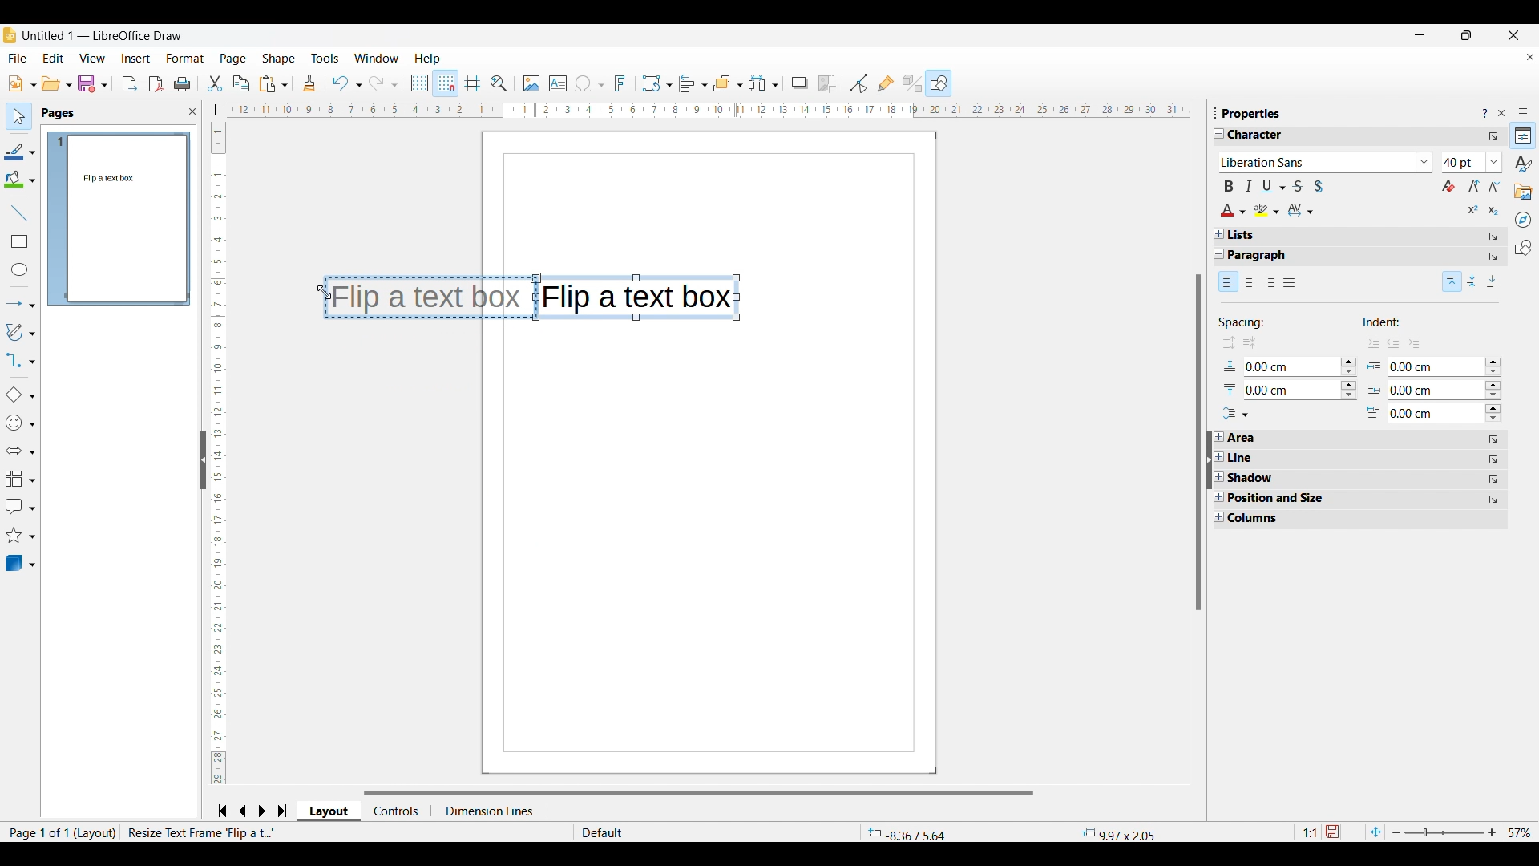  What do you see at coordinates (20, 507) in the screenshot?
I see `Callout shape options` at bounding box center [20, 507].